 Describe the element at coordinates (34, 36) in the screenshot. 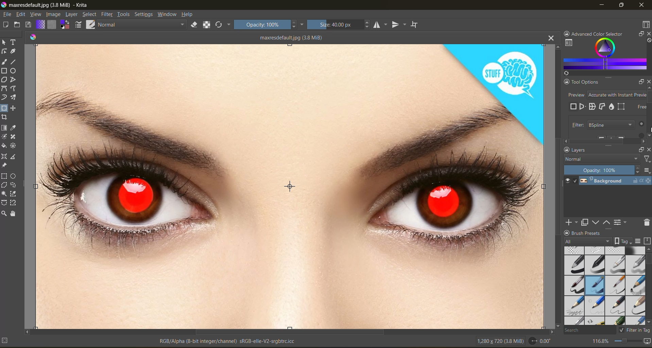

I see `colors` at that location.